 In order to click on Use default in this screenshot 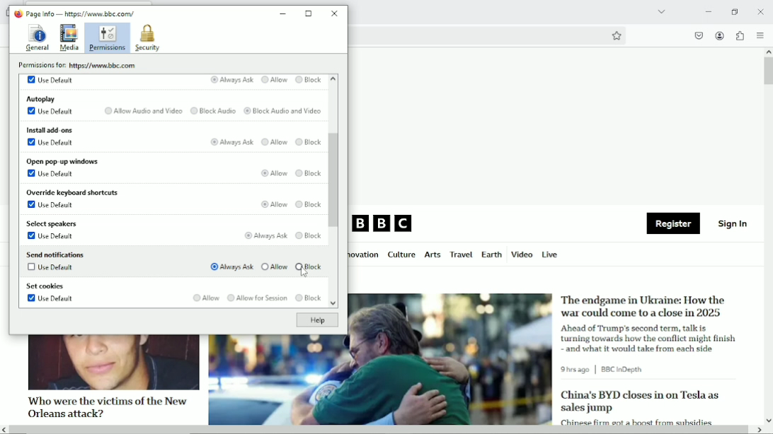, I will do `click(50, 79)`.